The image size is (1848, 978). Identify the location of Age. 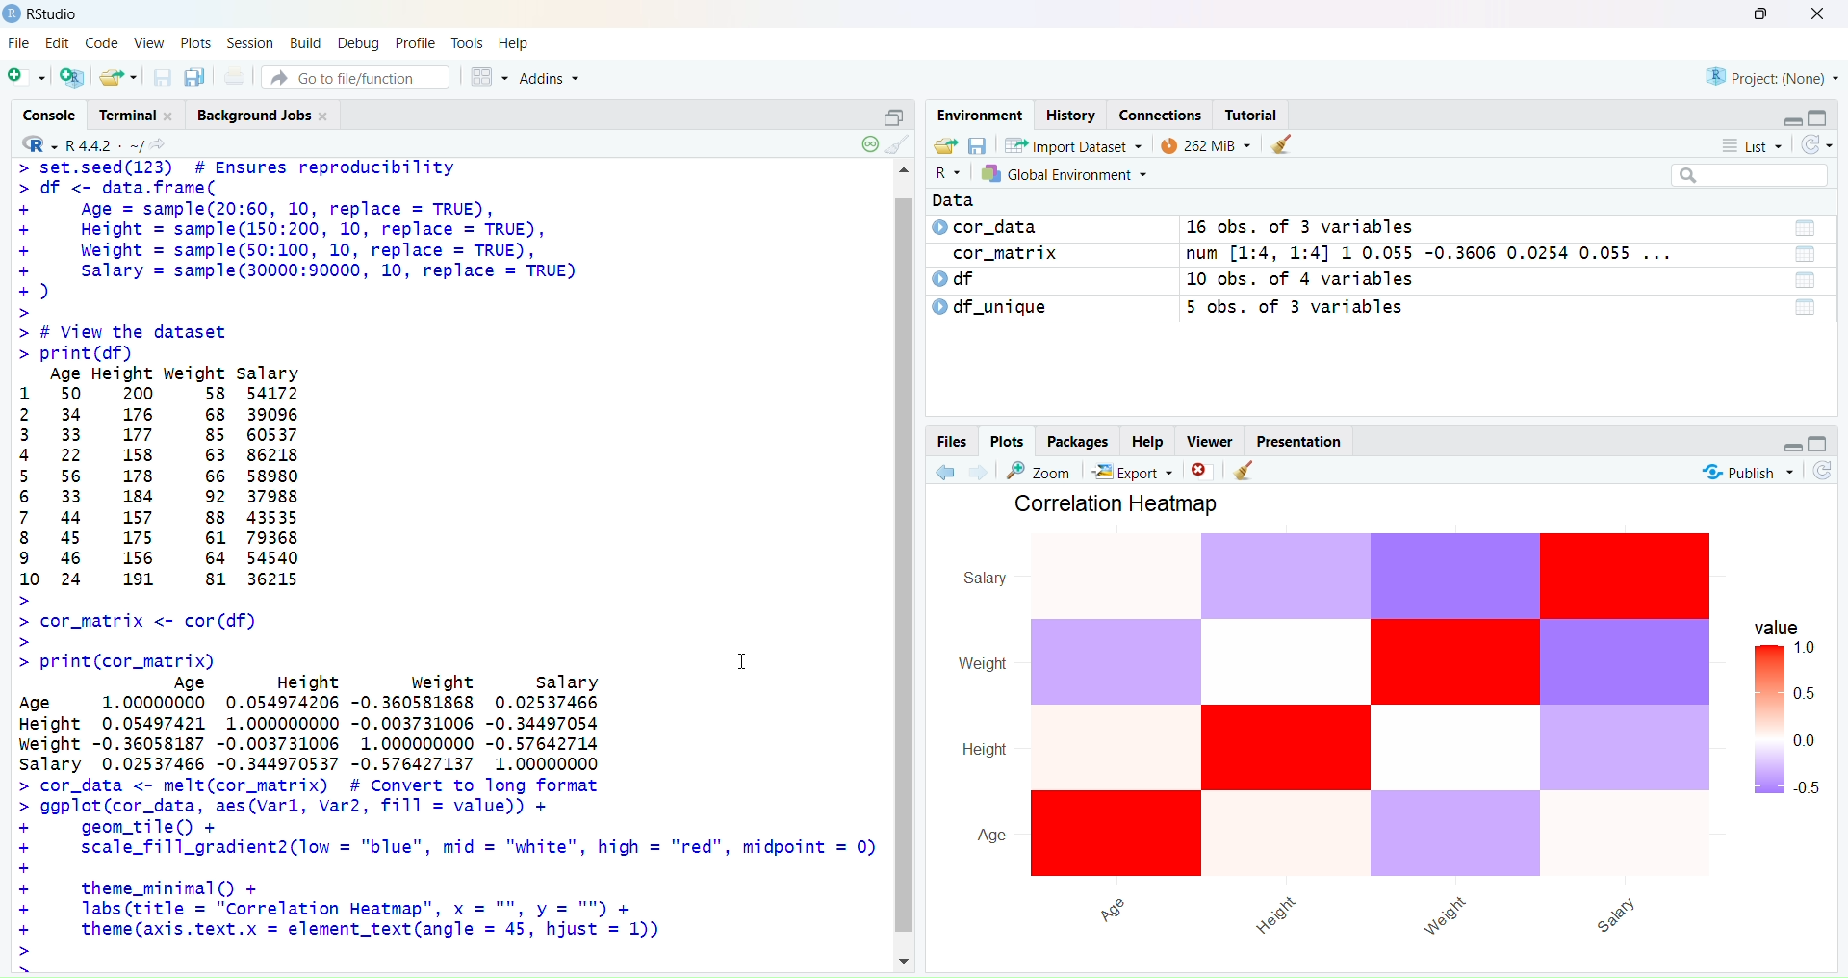
(1108, 907).